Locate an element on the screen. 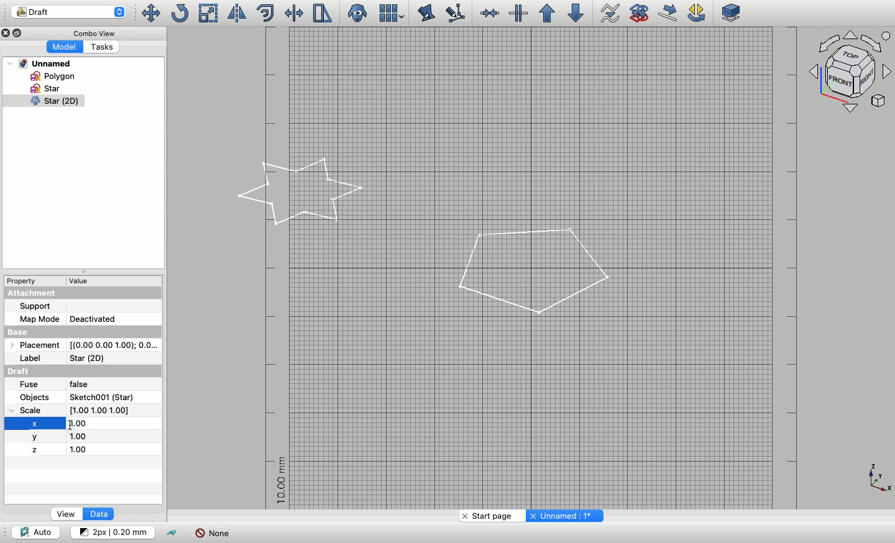 The height and width of the screenshot is (543, 895). Scale is located at coordinates (209, 13).